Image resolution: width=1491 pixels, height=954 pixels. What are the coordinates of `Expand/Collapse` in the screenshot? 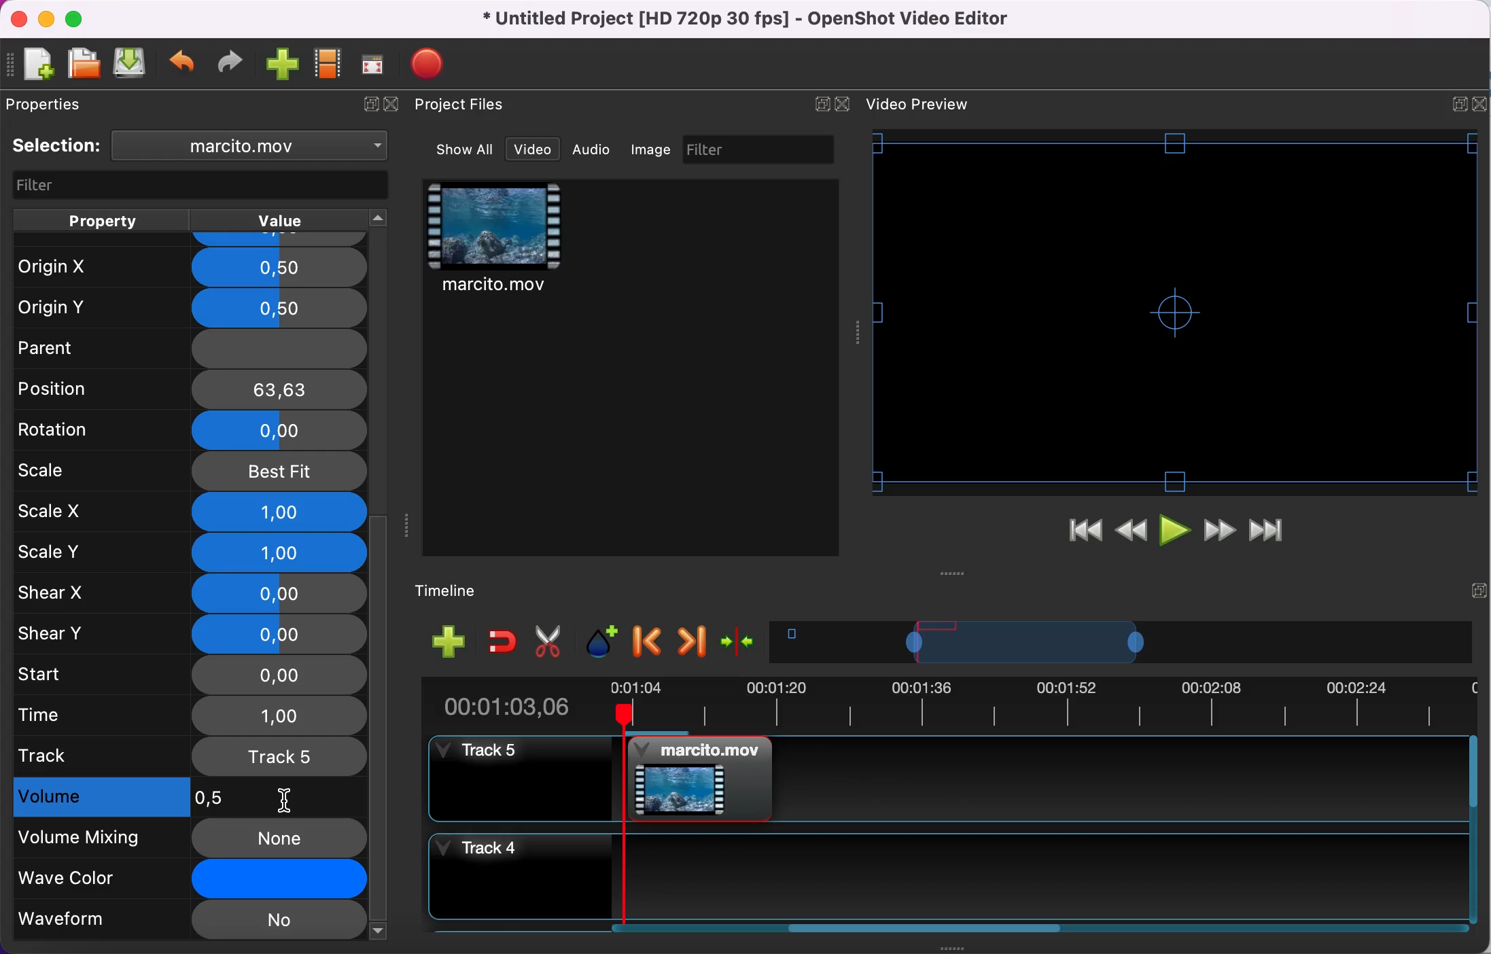 It's located at (1479, 590).